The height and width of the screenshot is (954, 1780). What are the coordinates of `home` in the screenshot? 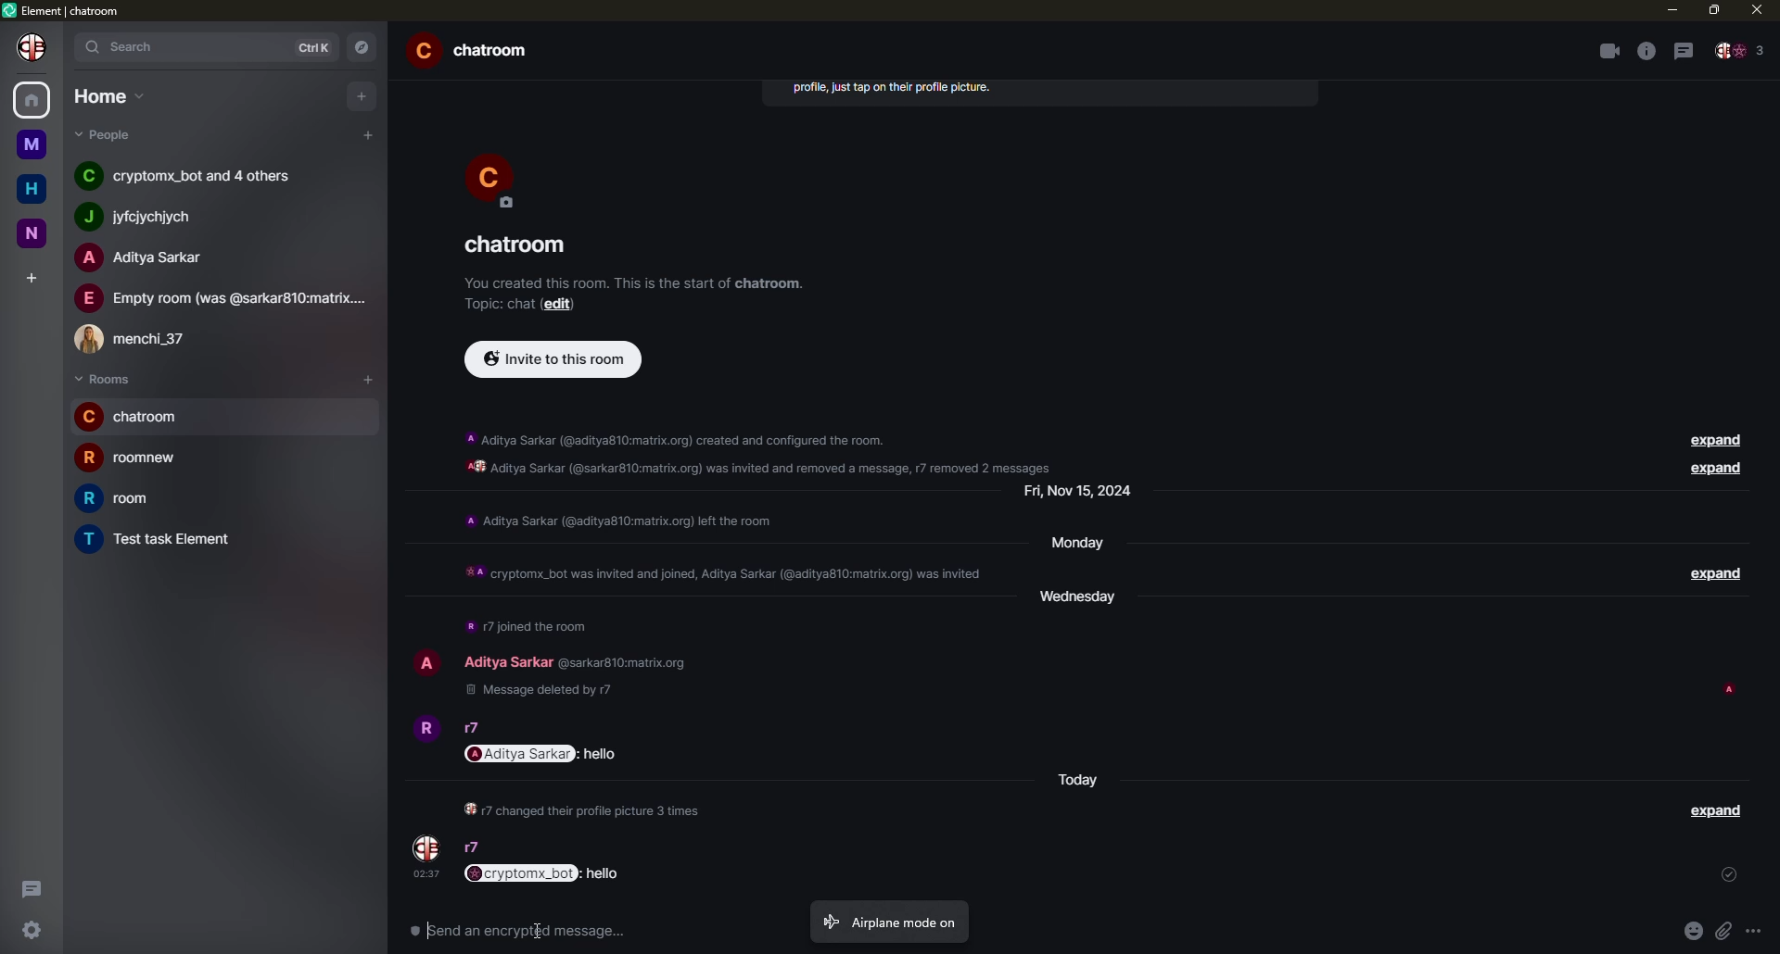 It's located at (32, 187).